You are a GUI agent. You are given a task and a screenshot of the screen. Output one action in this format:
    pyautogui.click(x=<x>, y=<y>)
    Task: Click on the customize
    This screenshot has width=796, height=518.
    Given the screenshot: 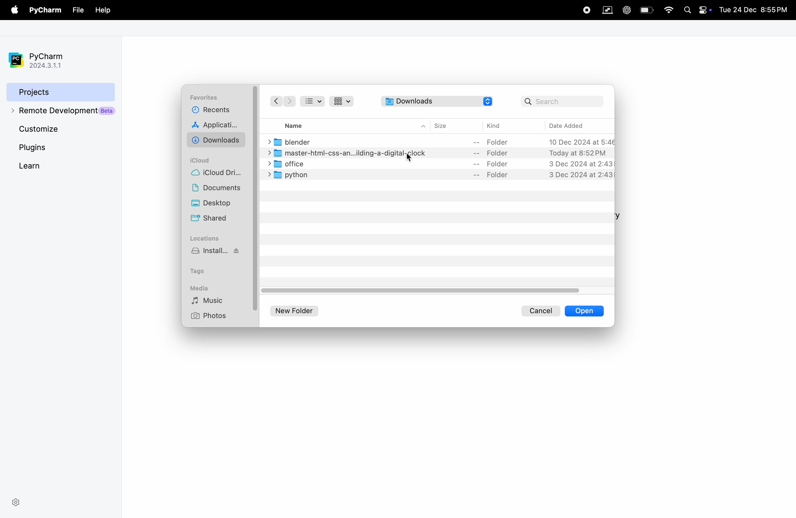 What is the action you would take?
    pyautogui.click(x=61, y=130)
    